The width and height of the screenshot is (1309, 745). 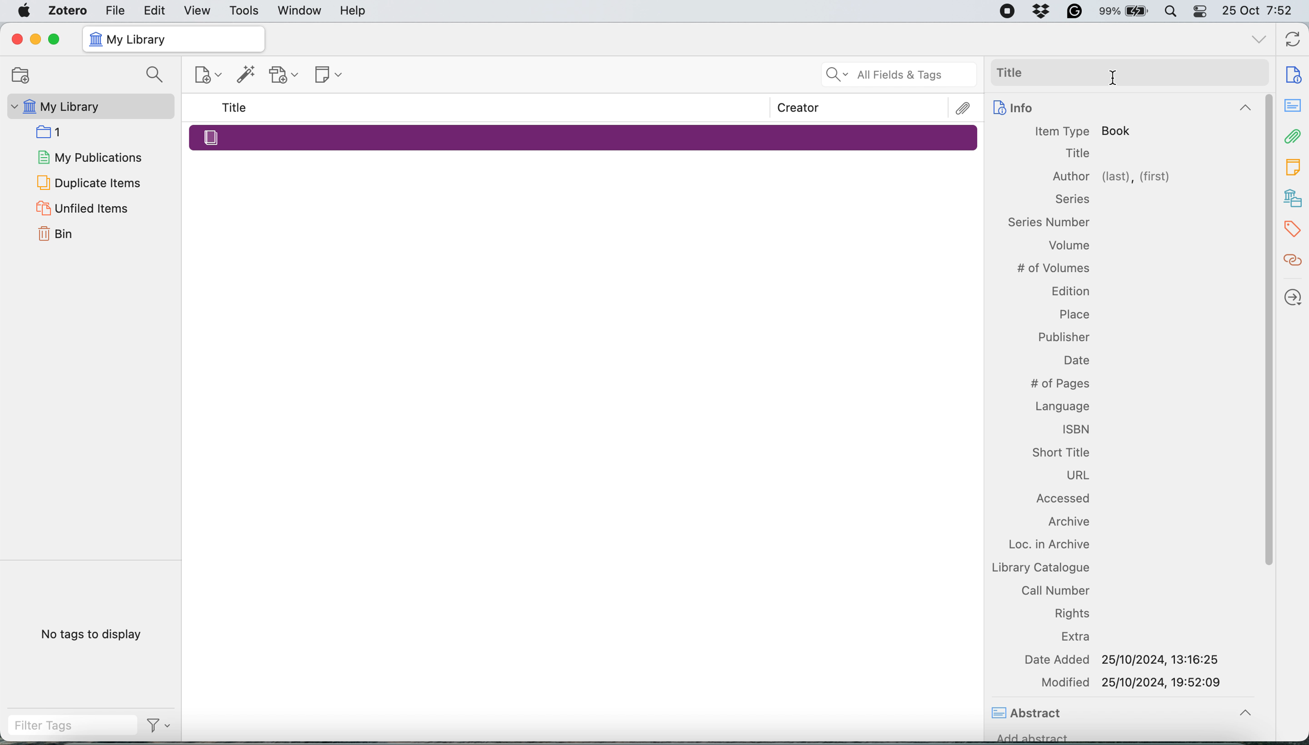 I want to click on Window, so click(x=301, y=11).